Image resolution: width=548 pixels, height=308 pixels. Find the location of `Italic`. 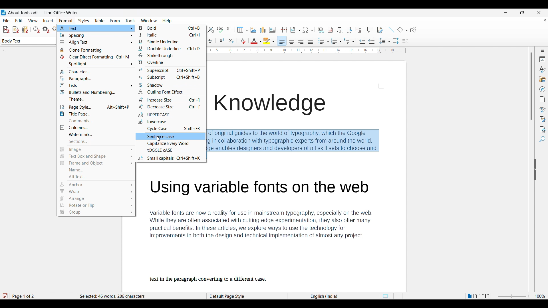

Italic is located at coordinates (170, 35).